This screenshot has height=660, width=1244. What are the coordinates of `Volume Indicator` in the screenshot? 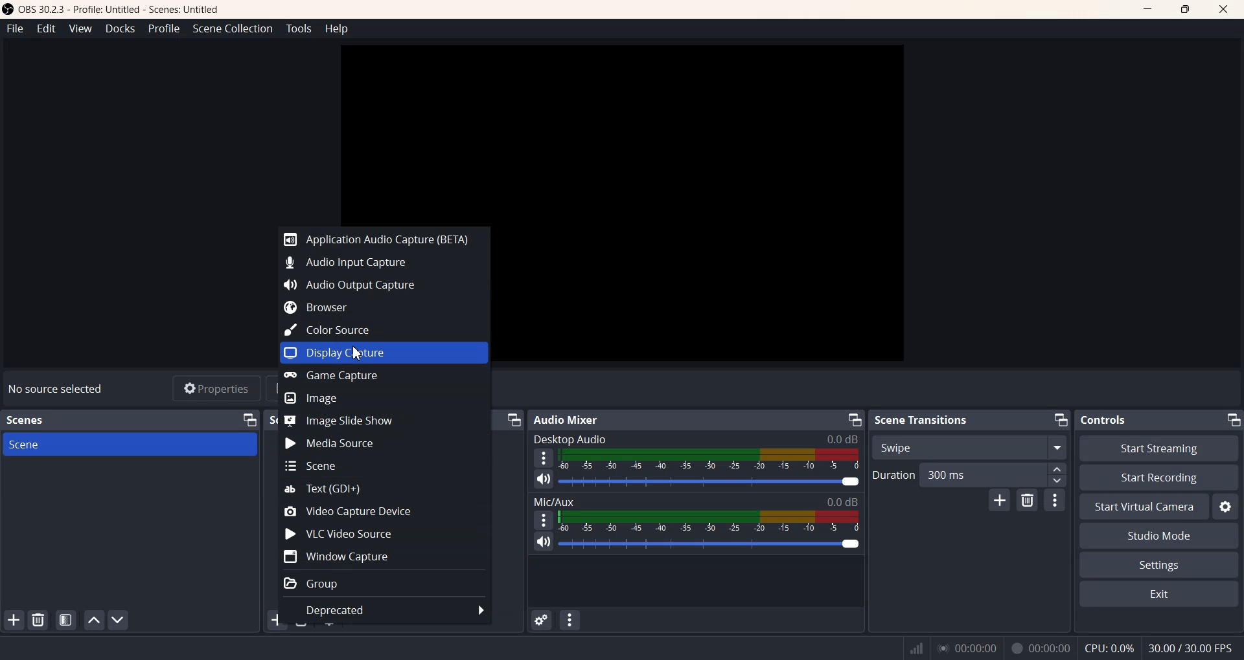 It's located at (709, 521).